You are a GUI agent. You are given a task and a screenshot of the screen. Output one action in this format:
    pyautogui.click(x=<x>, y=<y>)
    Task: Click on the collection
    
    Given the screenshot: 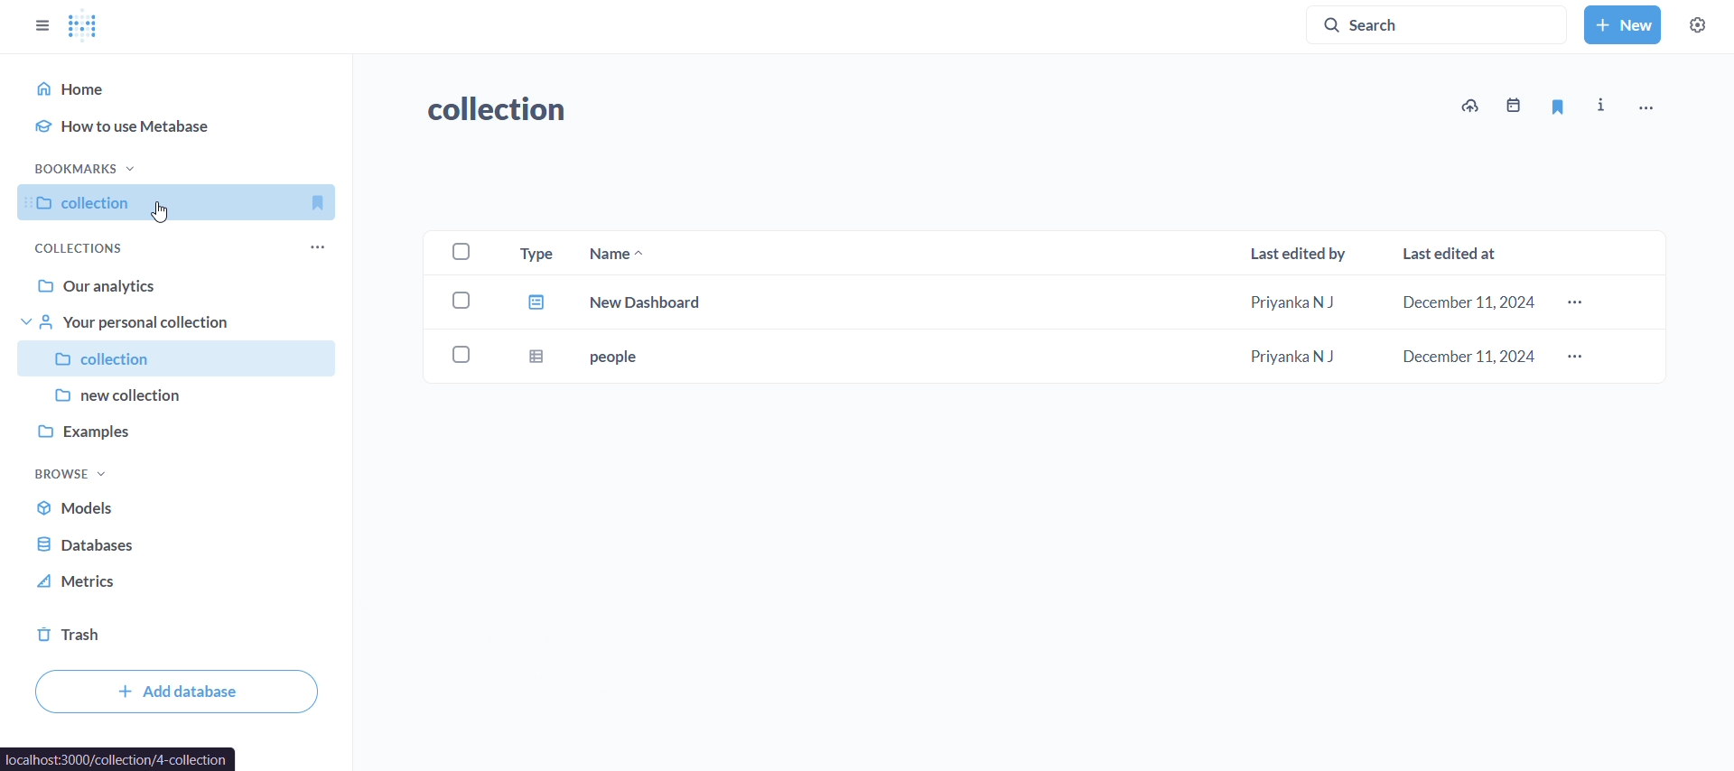 What is the action you would take?
    pyautogui.click(x=180, y=357)
    